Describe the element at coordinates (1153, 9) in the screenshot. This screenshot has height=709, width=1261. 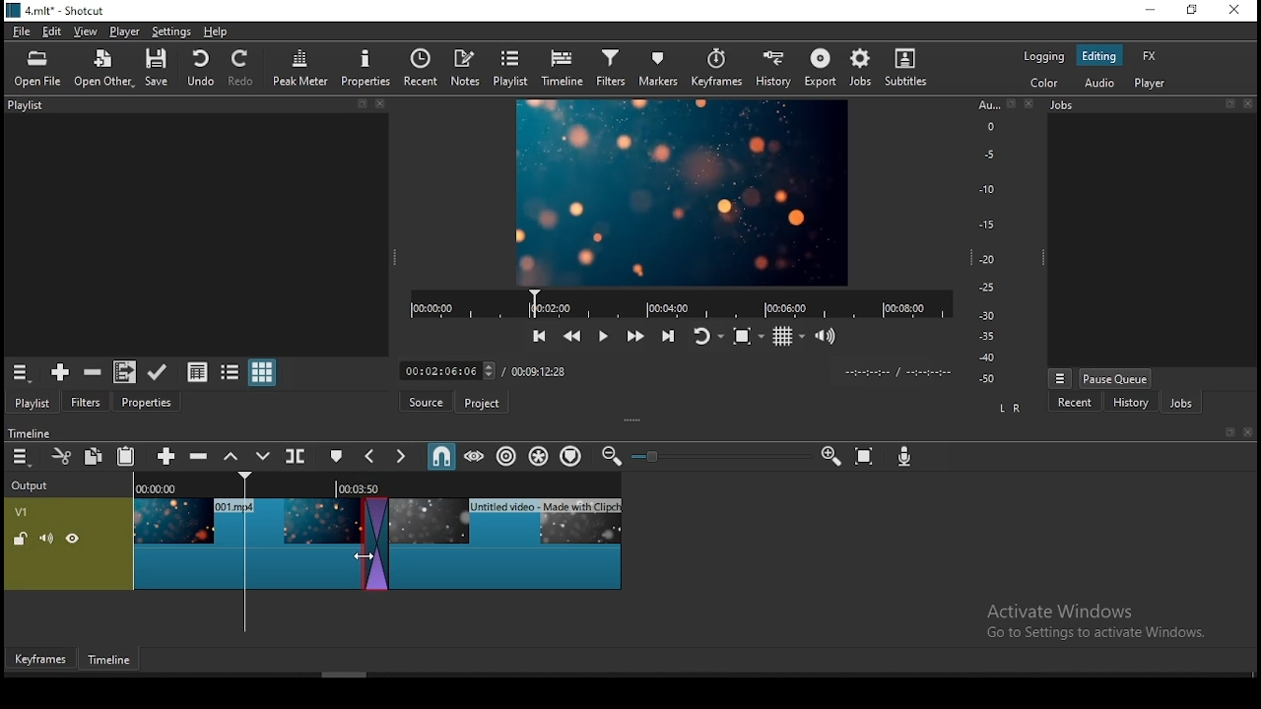
I see `minimize` at that location.